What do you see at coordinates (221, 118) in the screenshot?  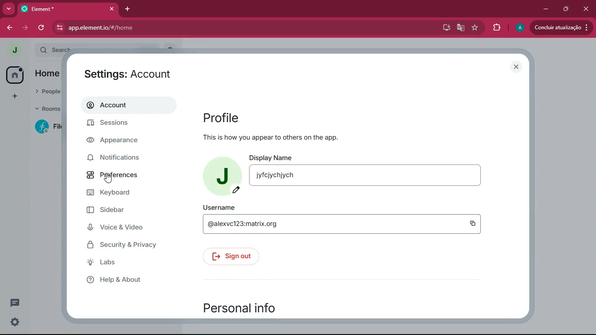 I see `profile` at bounding box center [221, 118].